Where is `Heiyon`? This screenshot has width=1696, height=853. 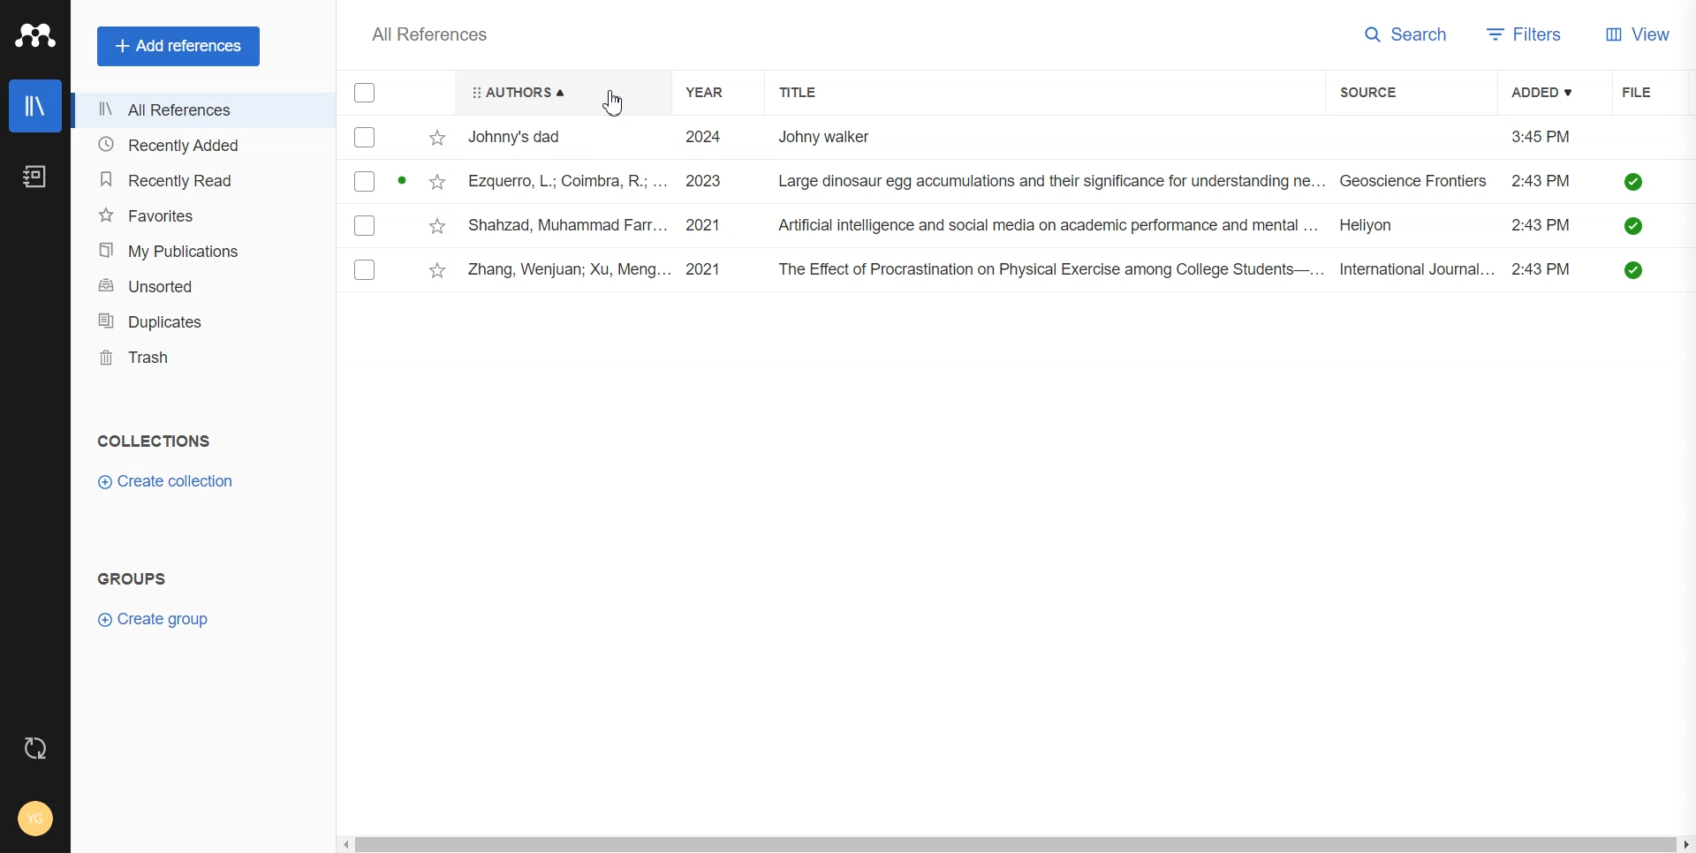 Heiyon is located at coordinates (1382, 227).